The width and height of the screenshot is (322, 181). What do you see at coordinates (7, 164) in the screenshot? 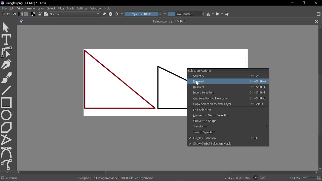
I see `Freehand path tool` at bounding box center [7, 164].